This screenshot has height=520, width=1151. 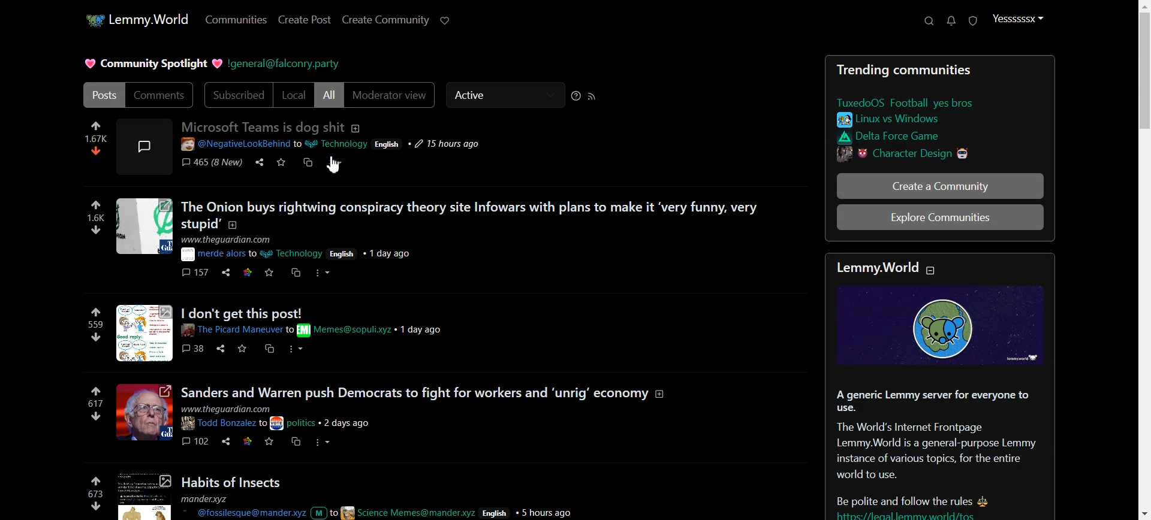 I want to click on cs, so click(x=297, y=273).